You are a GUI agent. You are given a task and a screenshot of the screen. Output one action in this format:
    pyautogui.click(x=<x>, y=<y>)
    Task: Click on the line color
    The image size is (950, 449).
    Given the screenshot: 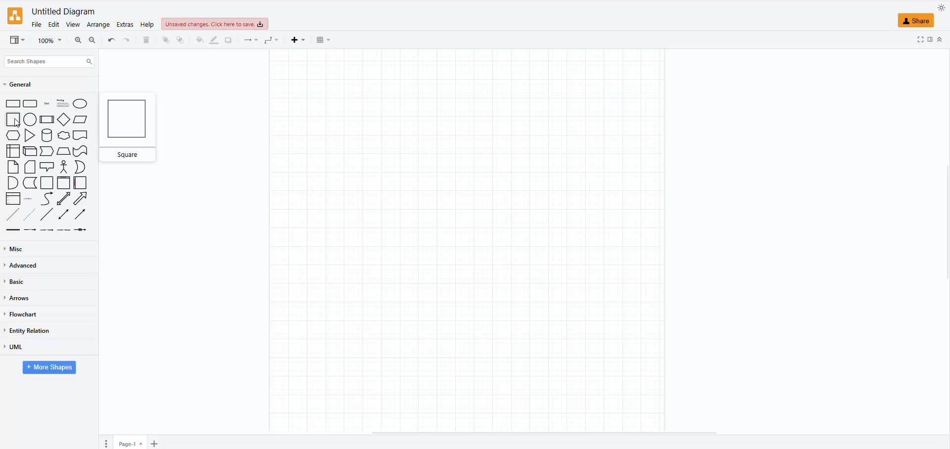 What is the action you would take?
    pyautogui.click(x=213, y=41)
    